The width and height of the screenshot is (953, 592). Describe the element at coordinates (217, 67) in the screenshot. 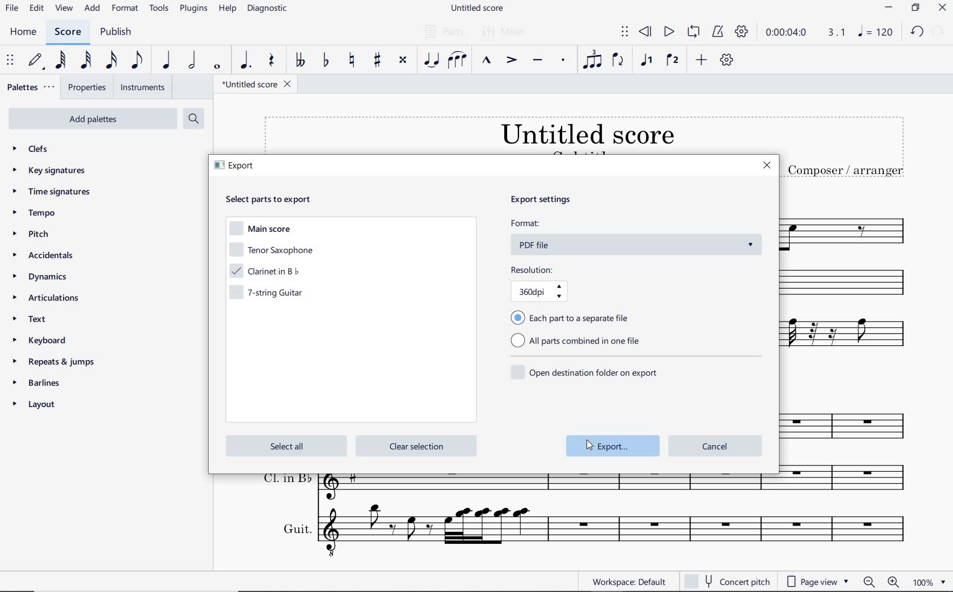

I see `WHOLE NOTE` at that location.